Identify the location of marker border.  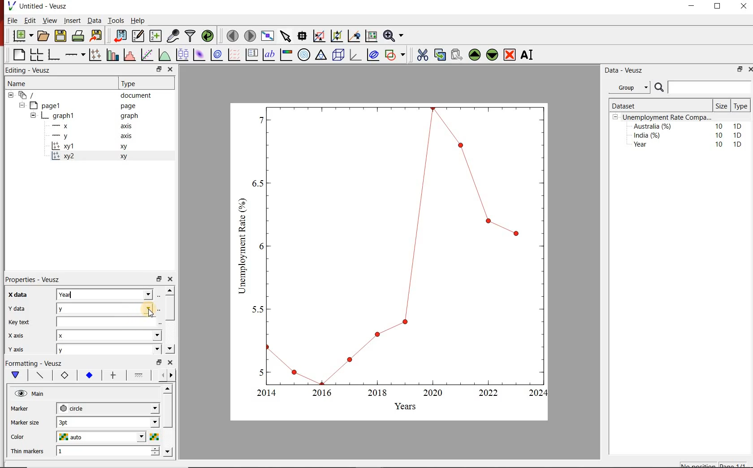
(64, 376).